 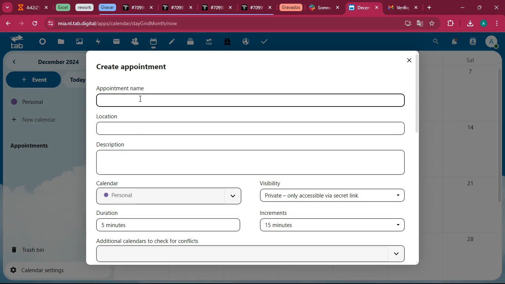 What do you see at coordinates (152, 9) in the screenshot?
I see `close` at bounding box center [152, 9].